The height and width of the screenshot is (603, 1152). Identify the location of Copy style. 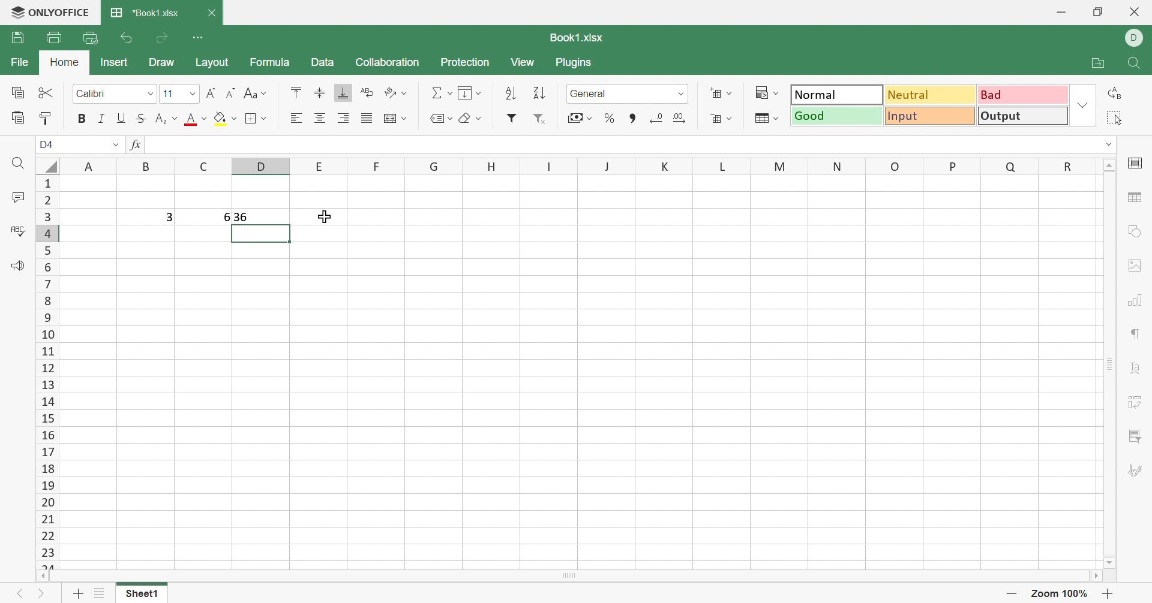
(43, 117).